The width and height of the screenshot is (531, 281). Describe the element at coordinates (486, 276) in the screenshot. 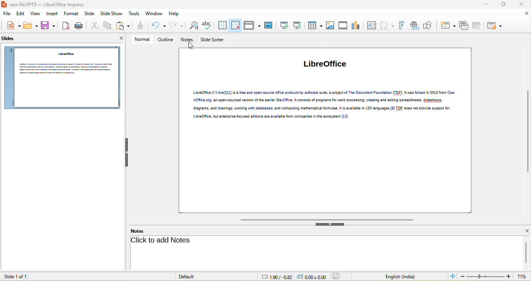

I see `zoom` at that location.